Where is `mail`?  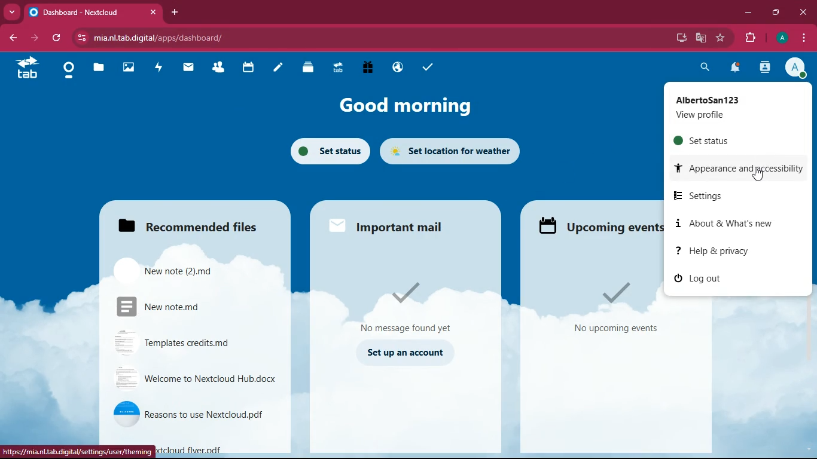
mail is located at coordinates (191, 69).